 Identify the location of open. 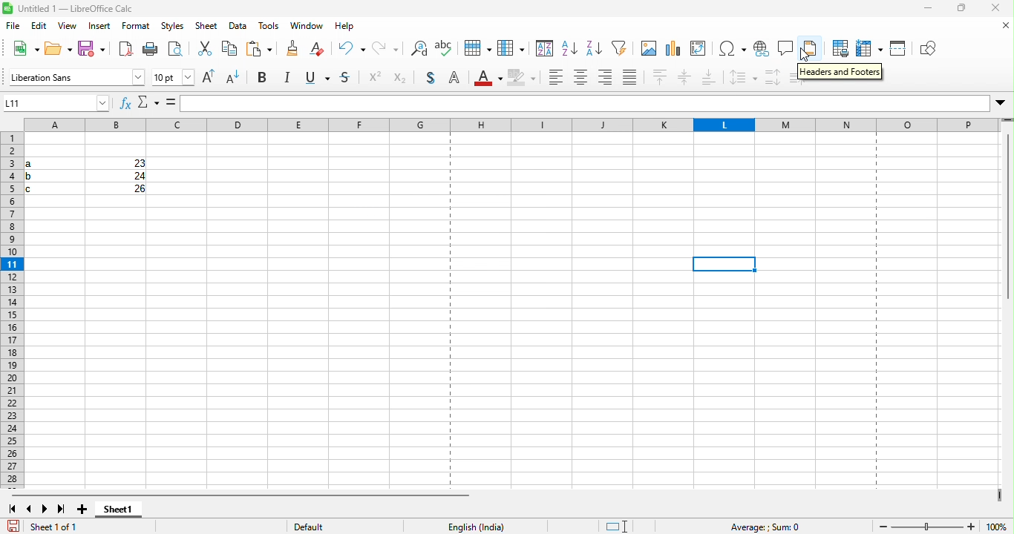
(58, 50).